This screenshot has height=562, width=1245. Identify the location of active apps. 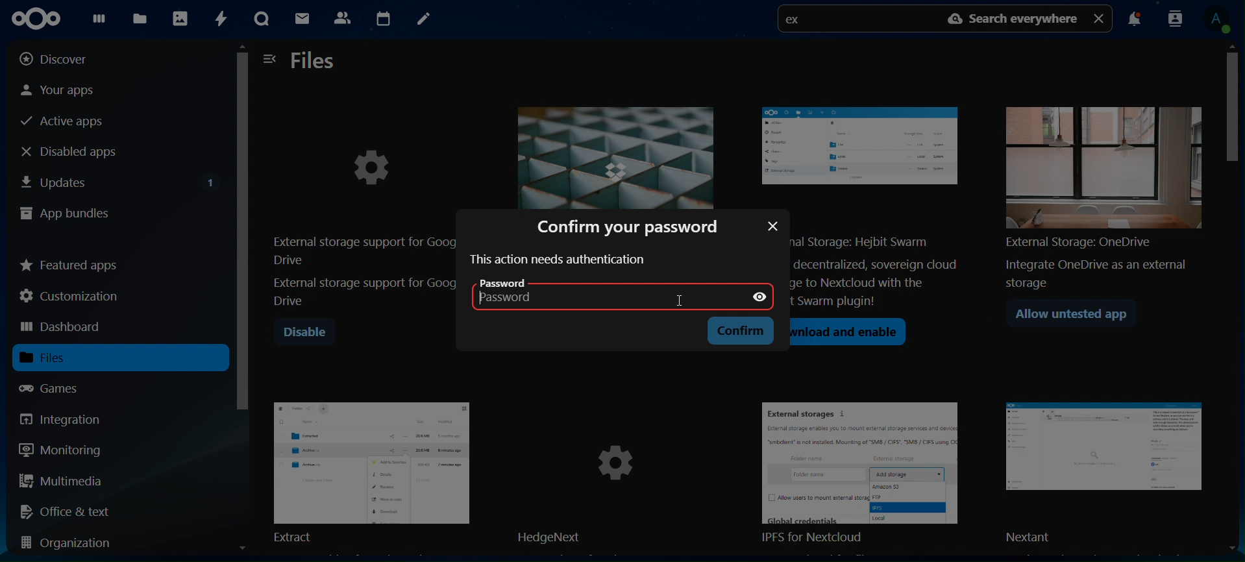
(68, 122).